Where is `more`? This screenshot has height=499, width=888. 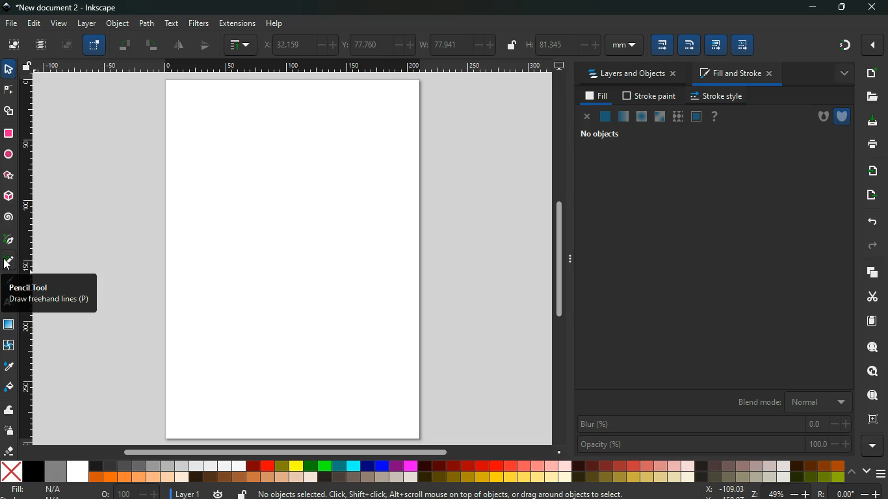 more is located at coordinates (871, 44).